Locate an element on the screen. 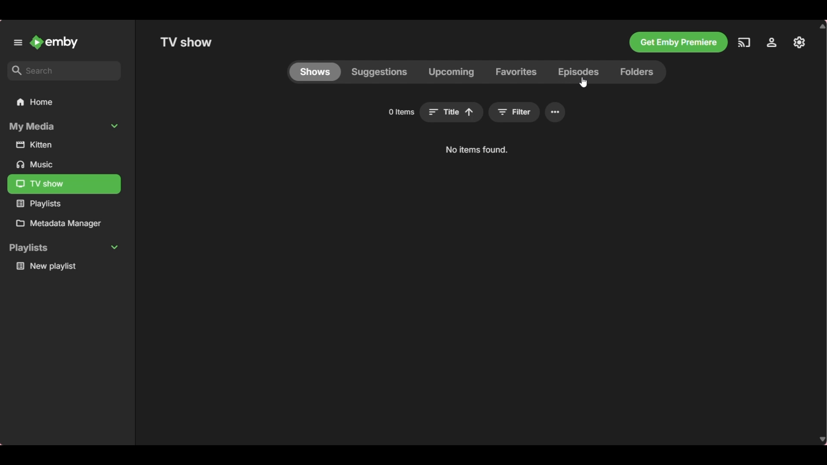  Search filters is located at coordinates (514, 112).